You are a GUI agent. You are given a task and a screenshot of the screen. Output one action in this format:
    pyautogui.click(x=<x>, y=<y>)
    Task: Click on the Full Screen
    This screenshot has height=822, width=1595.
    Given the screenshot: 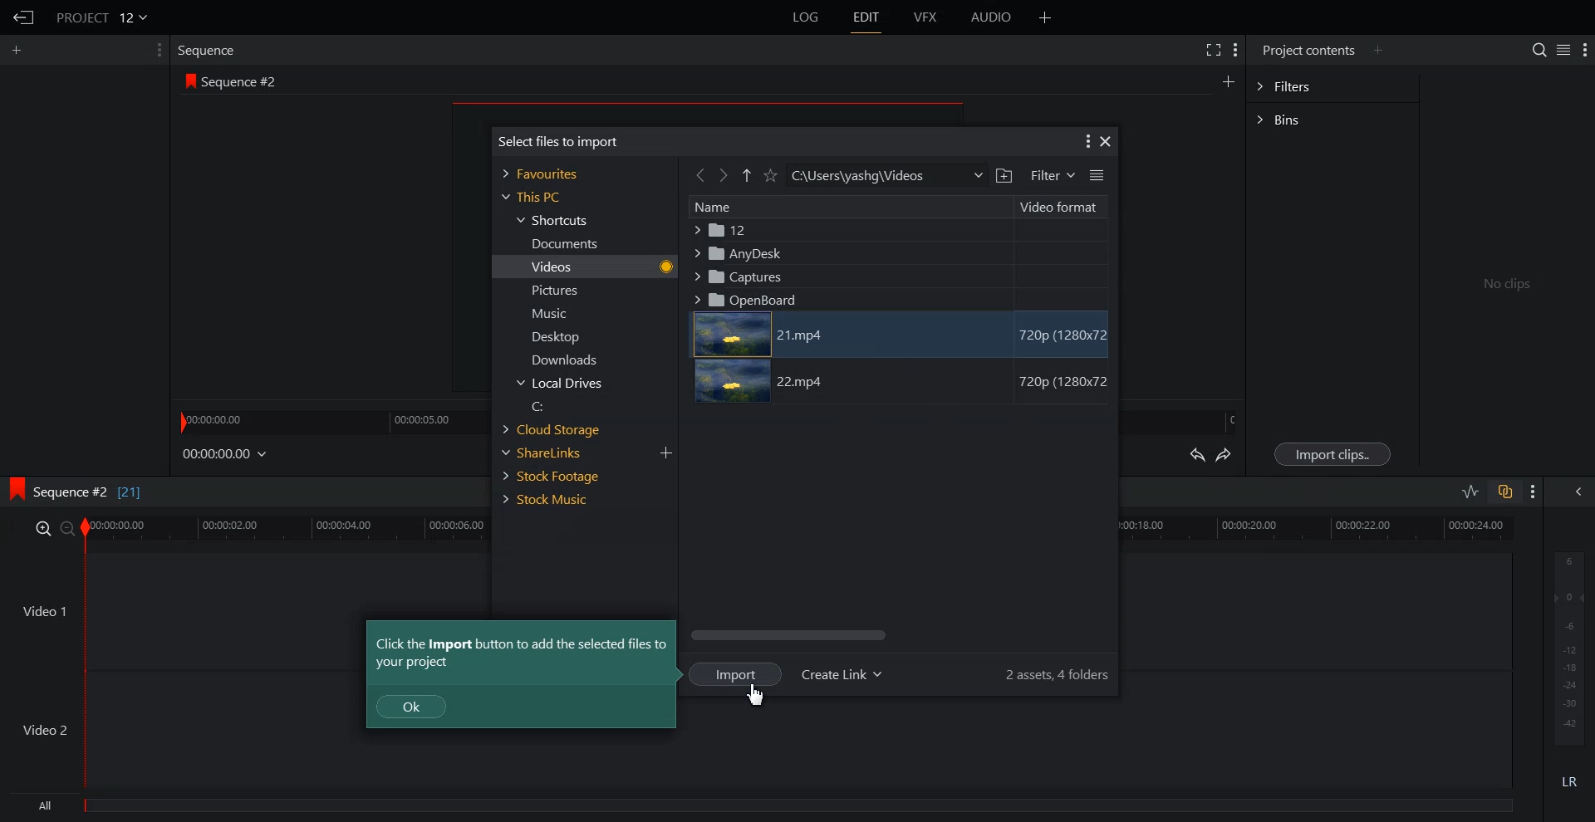 What is the action you would take?
    pyautogui.click(x=1215, y=50)
    